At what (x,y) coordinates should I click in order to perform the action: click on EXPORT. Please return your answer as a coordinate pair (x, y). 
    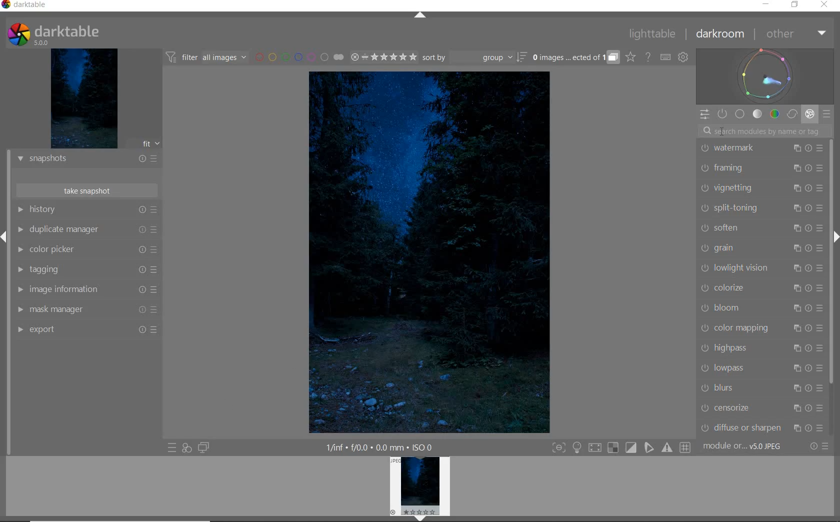
    Looking at the image, I should click on (86, 330).